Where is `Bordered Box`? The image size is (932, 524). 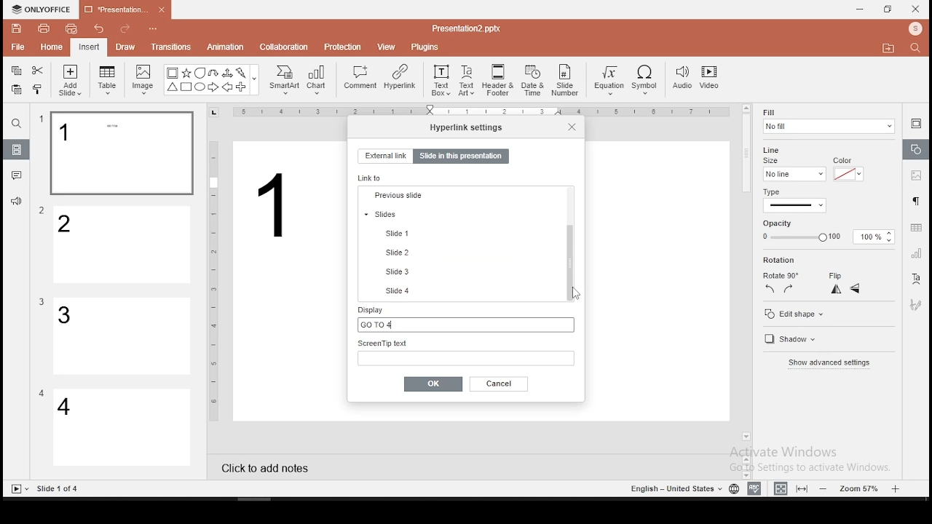 Bordered Box is located at coordinates (173, 73).